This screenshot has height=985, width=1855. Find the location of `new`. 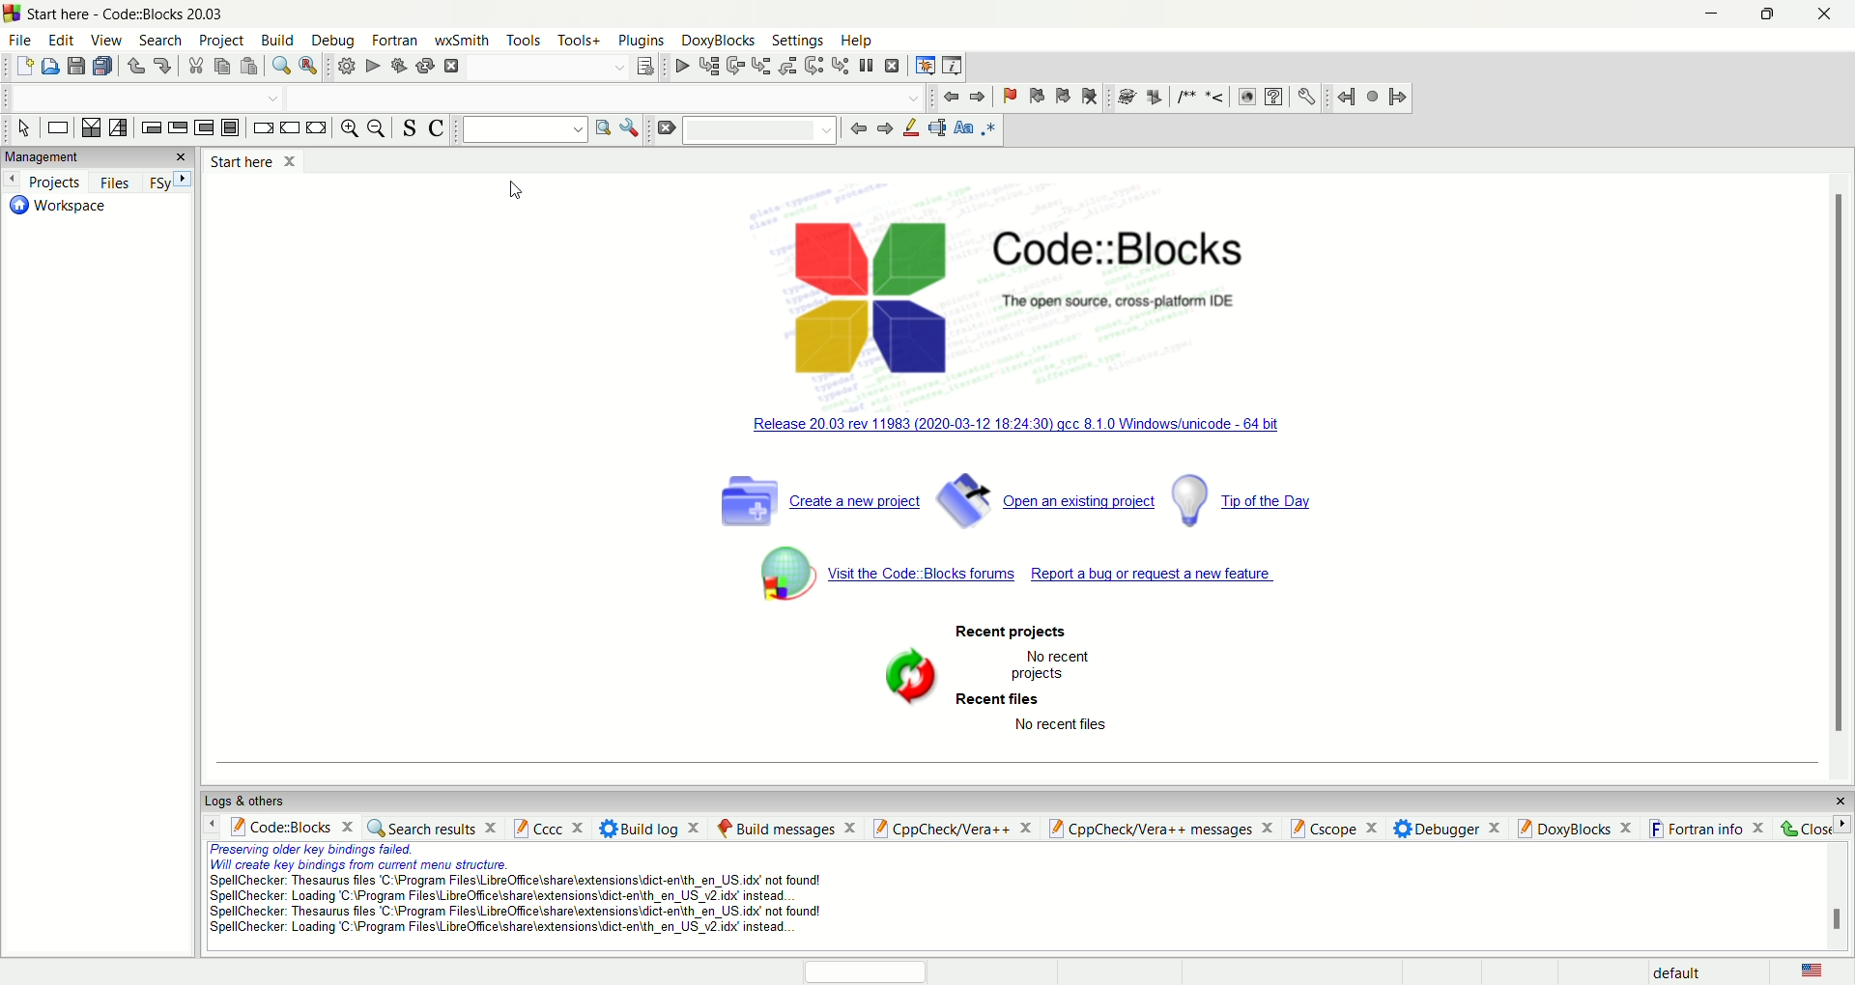

new is located at coordinates (24, 66).